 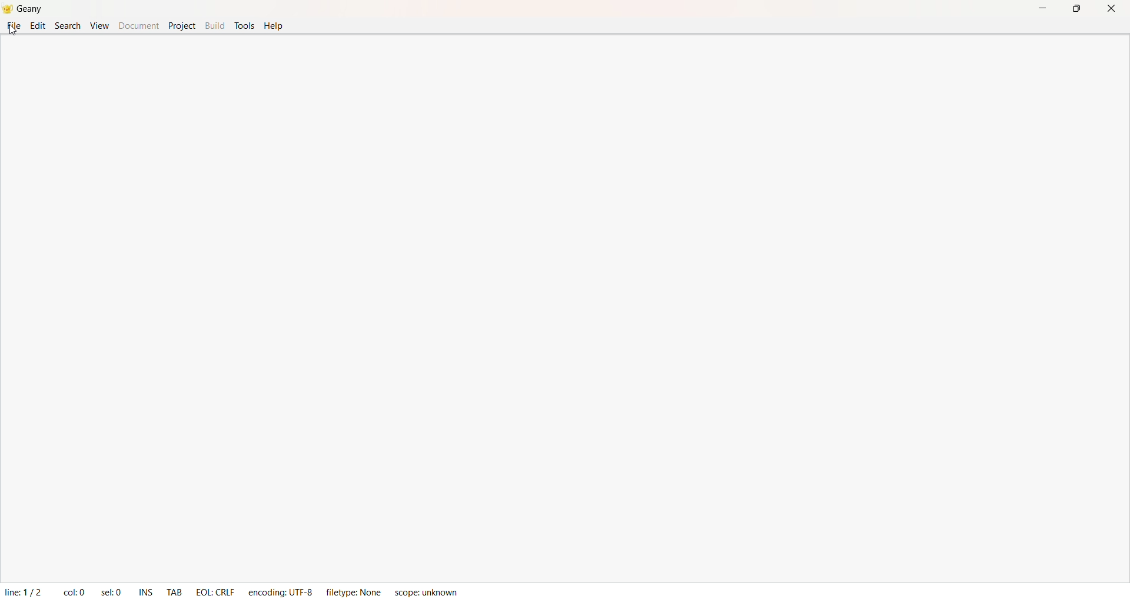 What do you see at coordinates (1072, 9) in the screenshot?
I see `Maximize` at bounding box center [1072, 9].